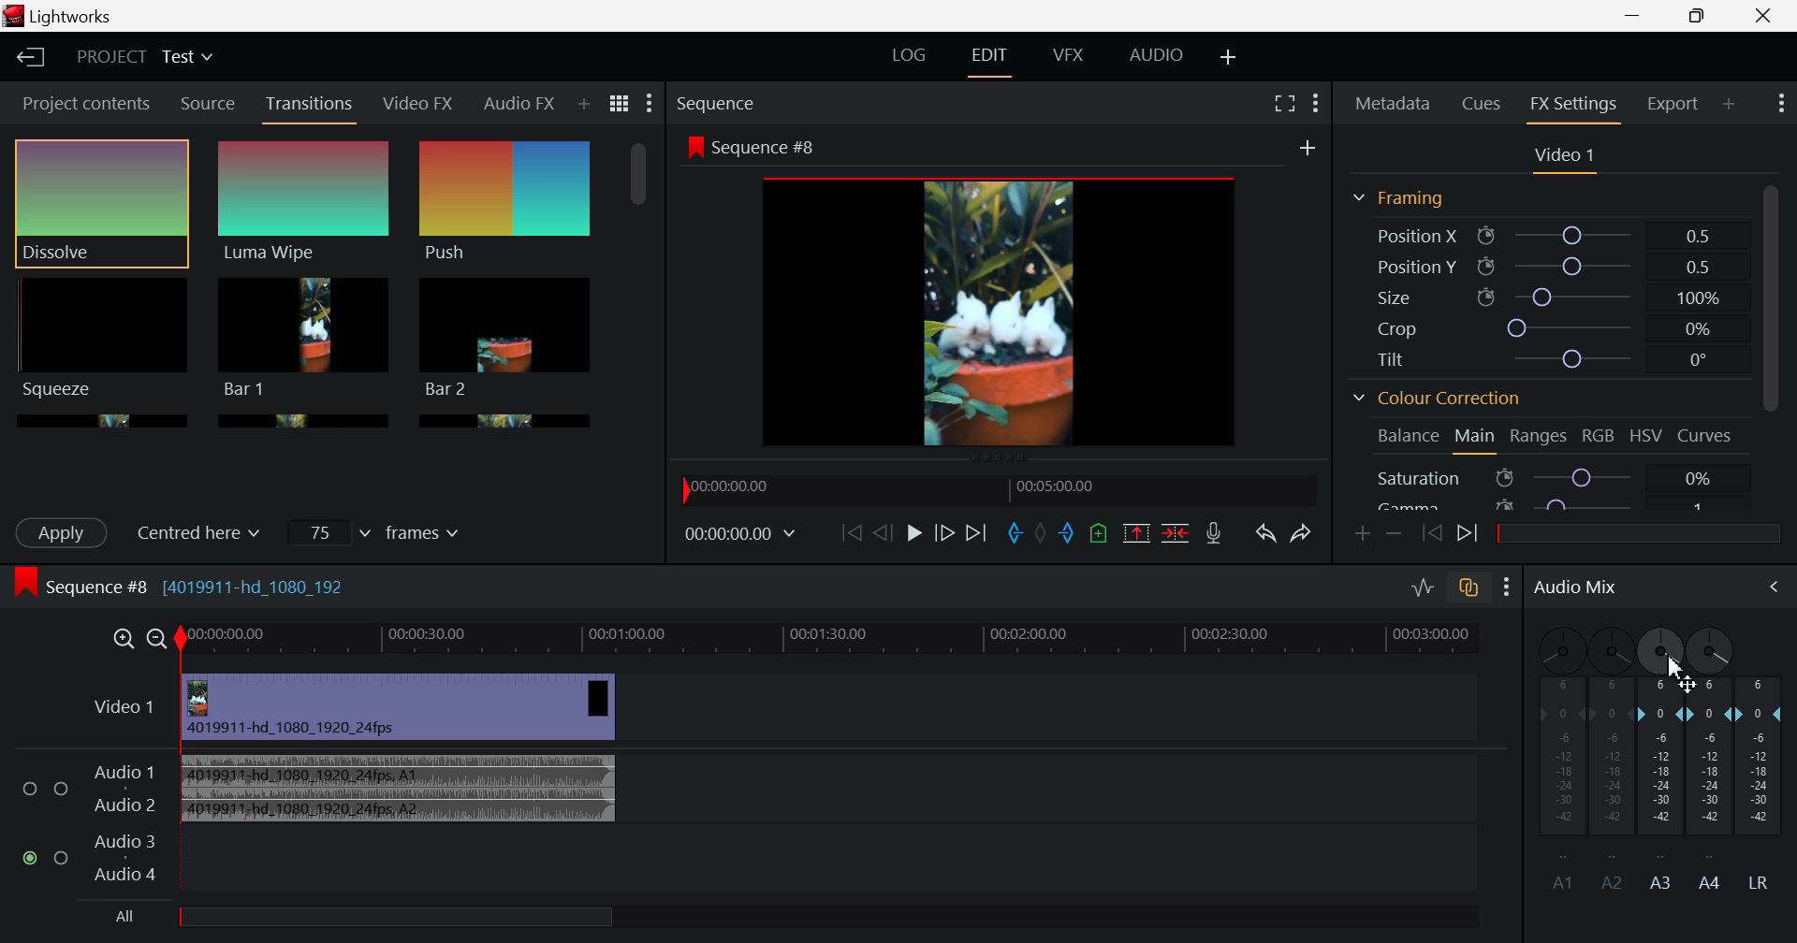  What do you see at coordinates (91, 16) in the screenshot?
I see `Lightworks` at bounding box center [91, 16].